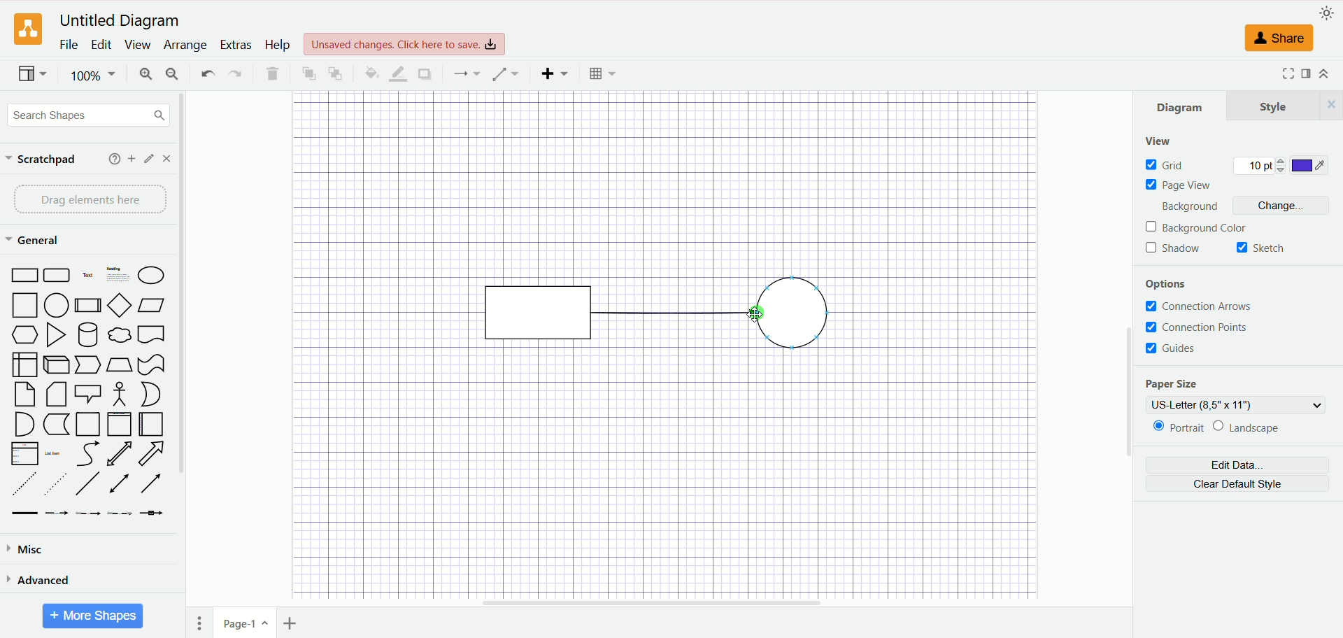 This screenshot has width=1343, height=638. I want to click on Folded Corner Page, so click(56, 394).